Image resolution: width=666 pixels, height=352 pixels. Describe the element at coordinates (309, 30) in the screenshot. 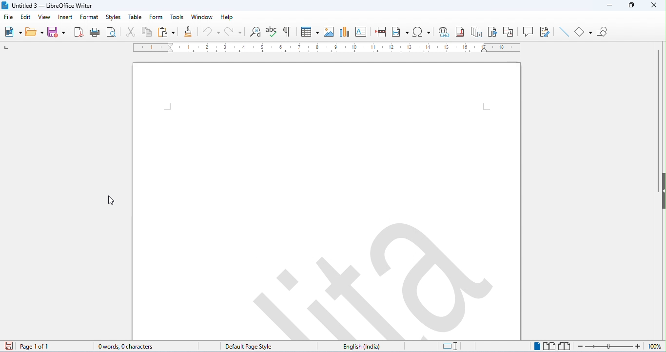

I see `table insert` at that location.